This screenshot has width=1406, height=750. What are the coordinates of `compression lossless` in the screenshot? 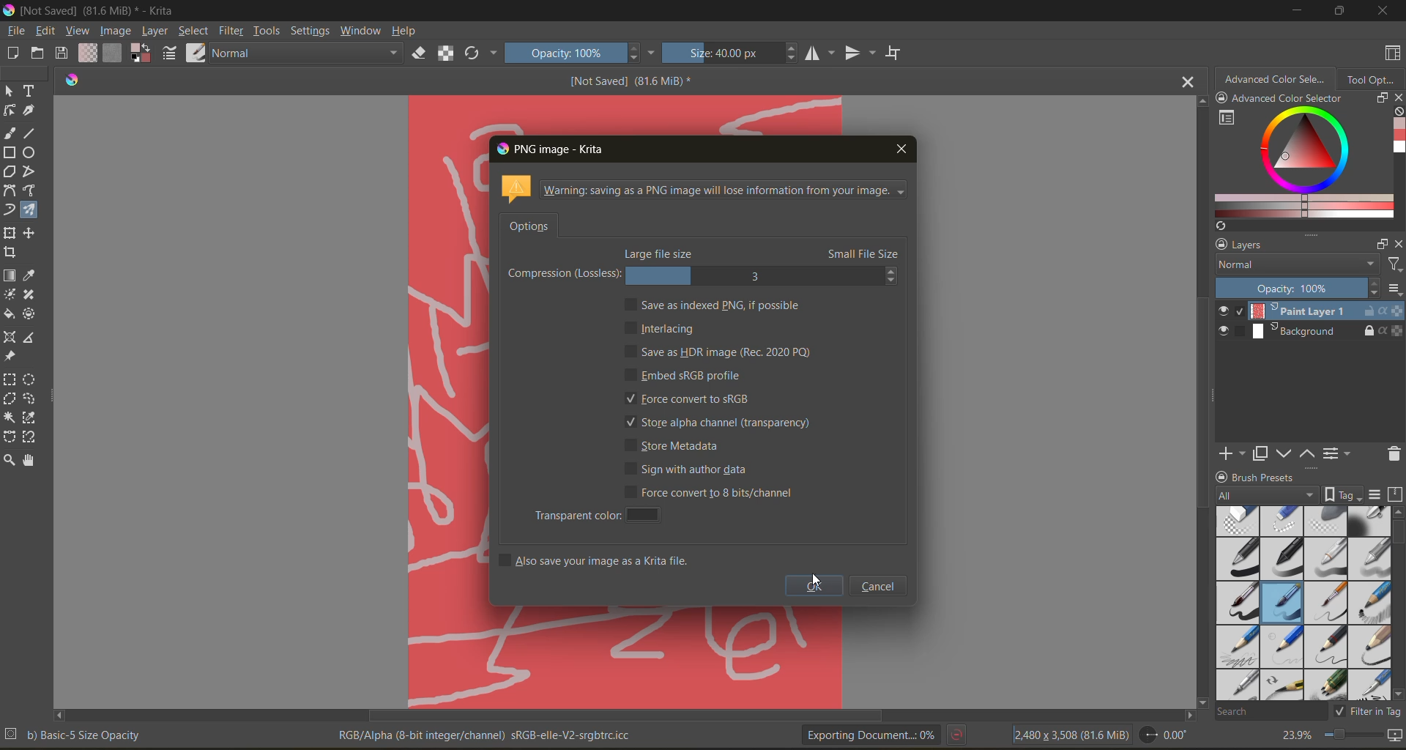 It's located at (701, 276).